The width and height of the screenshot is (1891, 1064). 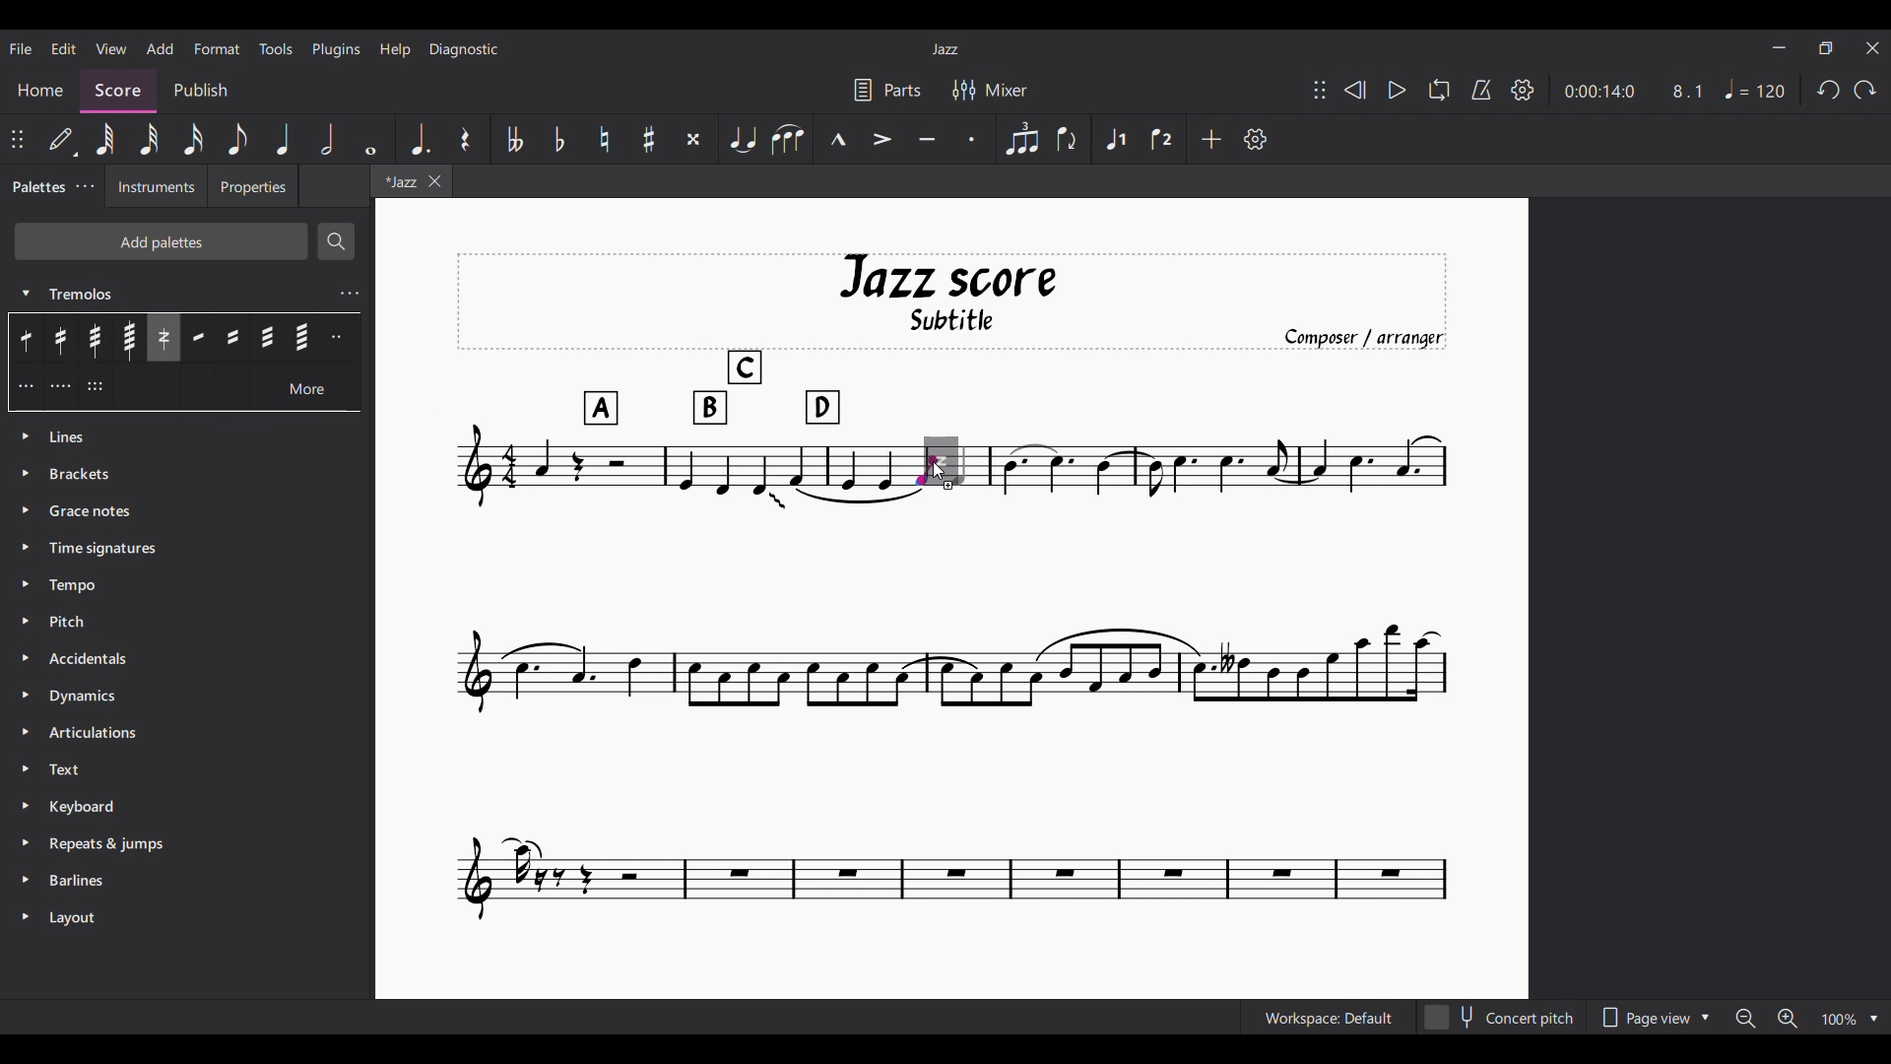 I want to click on 0:00:14:0, so click(x=1599, y=90).